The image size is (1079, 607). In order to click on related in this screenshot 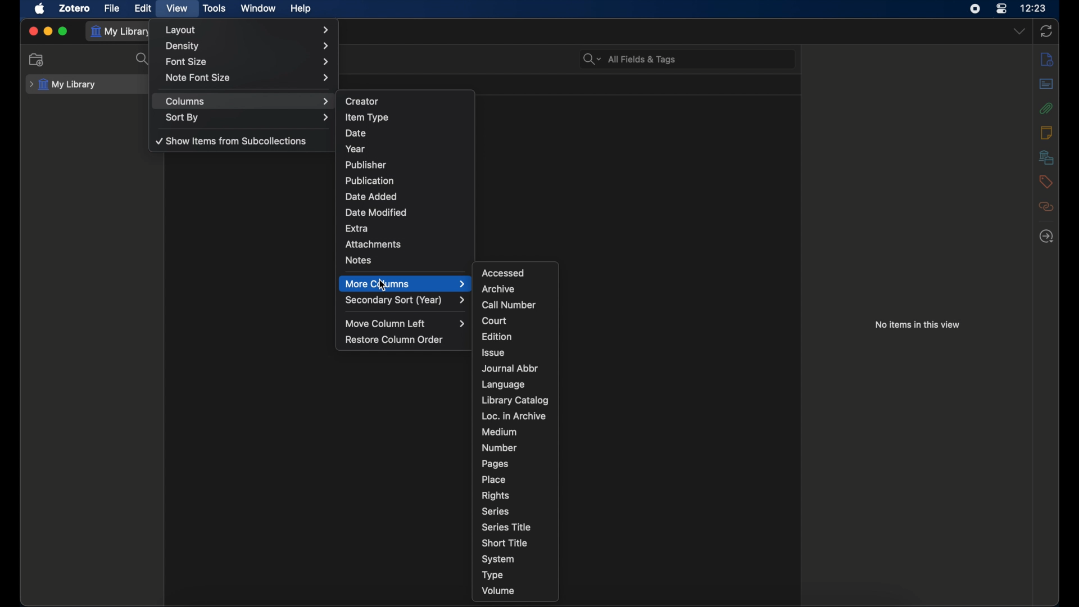, I will do `click(1046, 206)`.